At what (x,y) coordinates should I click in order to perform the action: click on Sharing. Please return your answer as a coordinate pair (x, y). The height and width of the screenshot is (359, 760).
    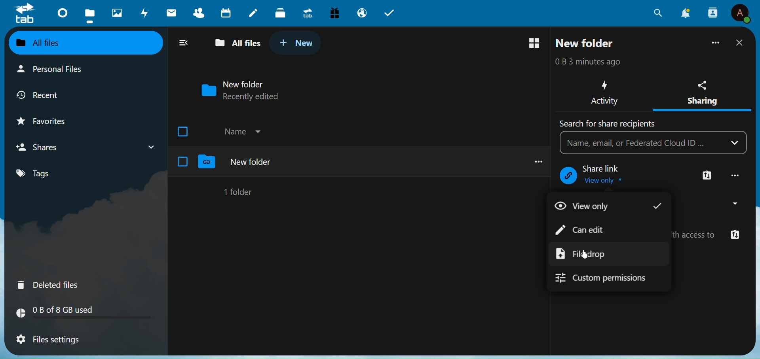
    Looking at the image, I should click on (703, 90).